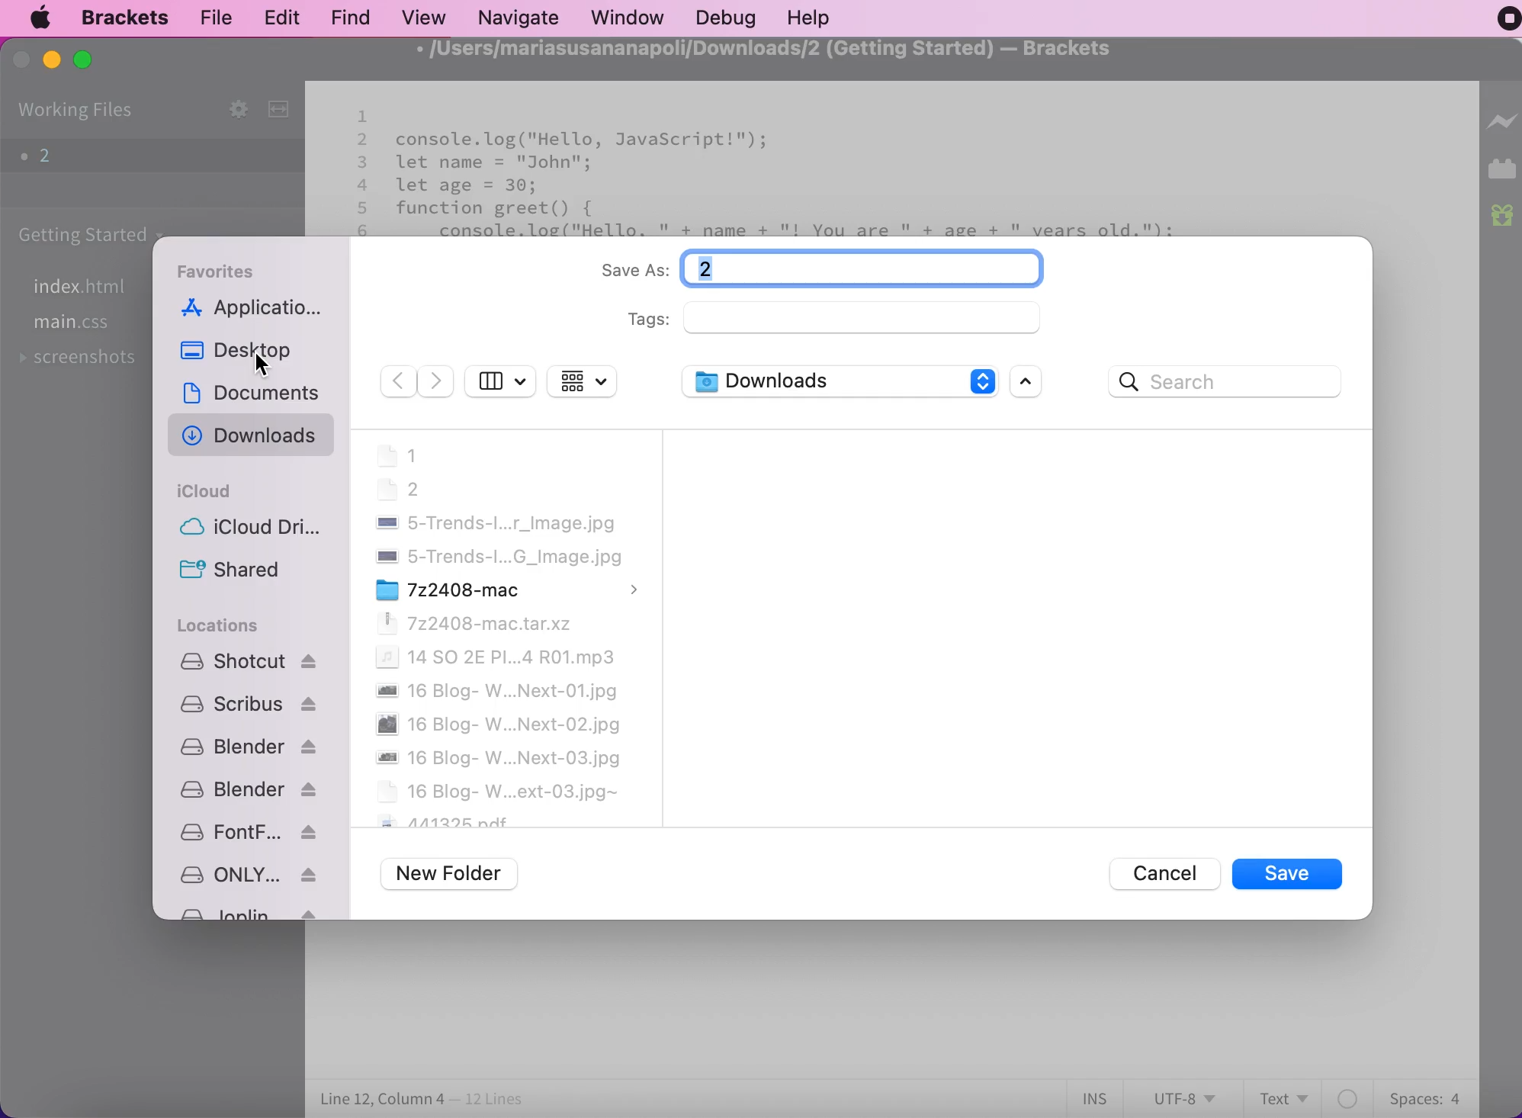 Image resolution: width=1522 pixels, height=1118 pixels. I want to click on cursor, so click(218, 36).